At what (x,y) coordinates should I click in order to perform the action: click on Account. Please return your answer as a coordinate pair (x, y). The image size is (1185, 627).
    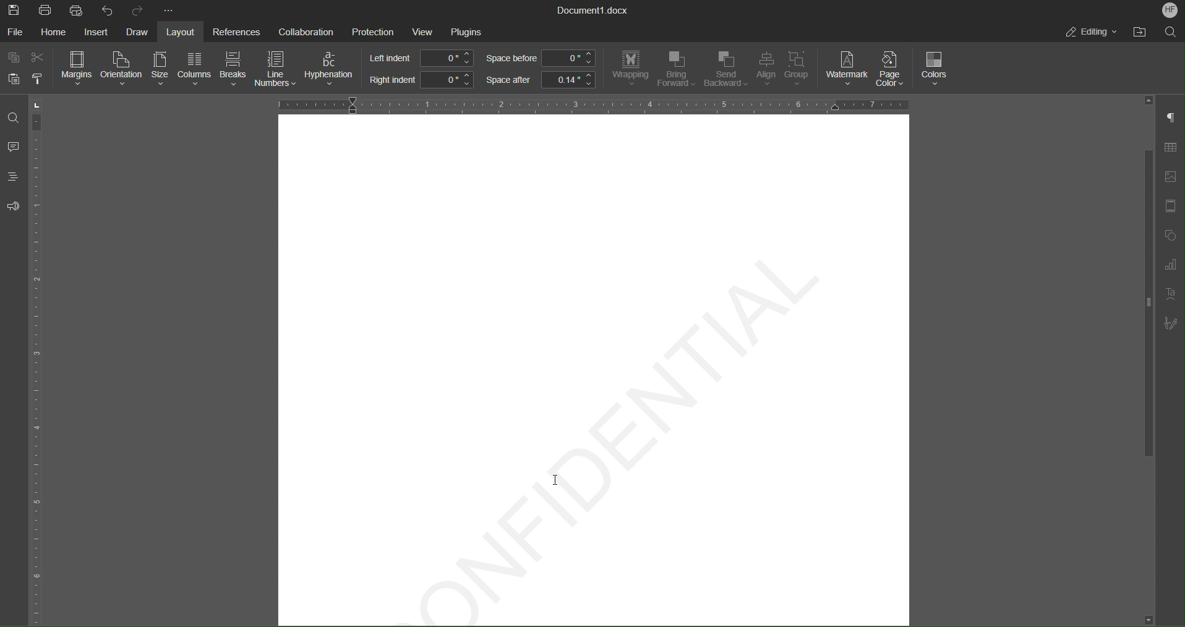
    Looking at the image, I should click on (1170, 10).